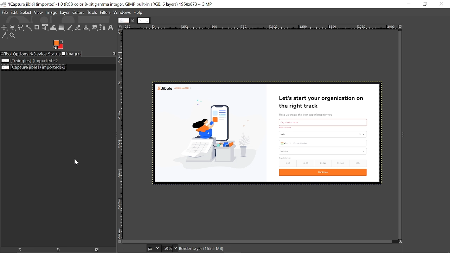  Describe the element at coordinates (360, 163) in the screenshot. I see `100+` at that location.